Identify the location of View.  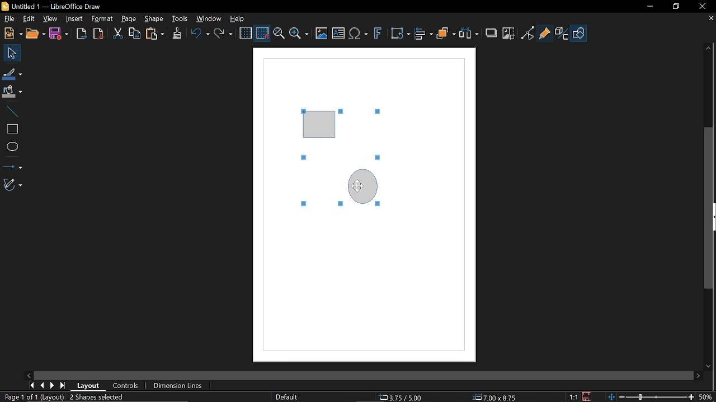
(50, 19).